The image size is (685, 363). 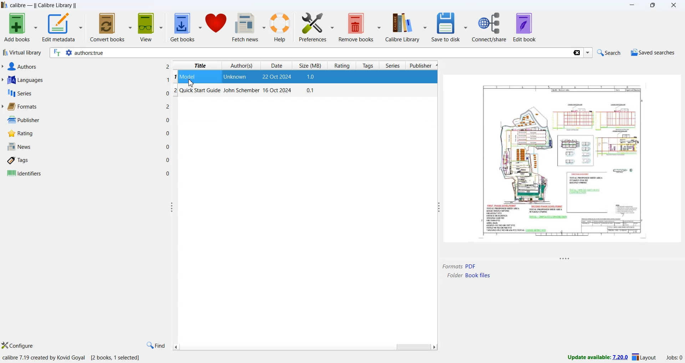 What do you see at coordinates (491, 27) in the screenshot?
I see `connect/share` at bounding box center [491, 27].